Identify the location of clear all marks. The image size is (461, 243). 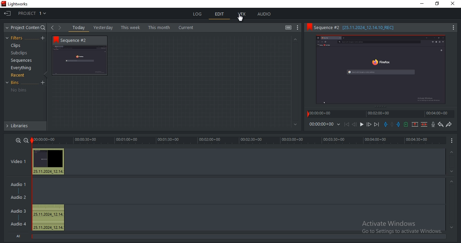
(391, 125).